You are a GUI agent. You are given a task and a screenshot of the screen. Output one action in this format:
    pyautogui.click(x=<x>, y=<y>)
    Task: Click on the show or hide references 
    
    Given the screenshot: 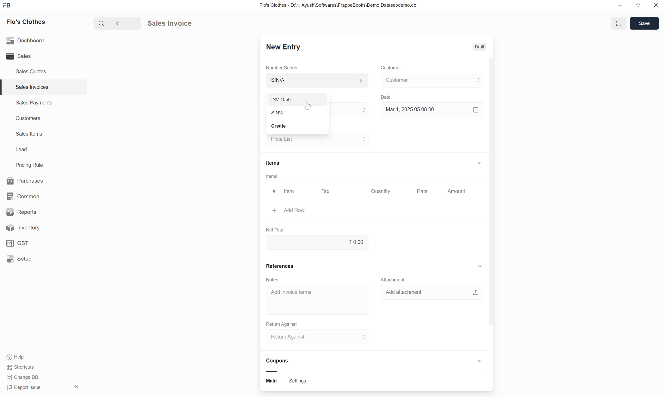 What is the action you would take?
    pyautogui.click(x=480, y=267)
    